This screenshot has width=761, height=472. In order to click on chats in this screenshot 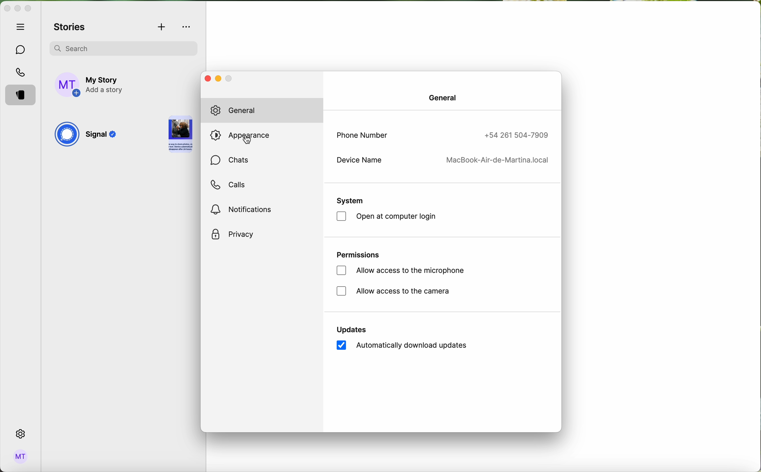, I will do `click(229, 161)`.